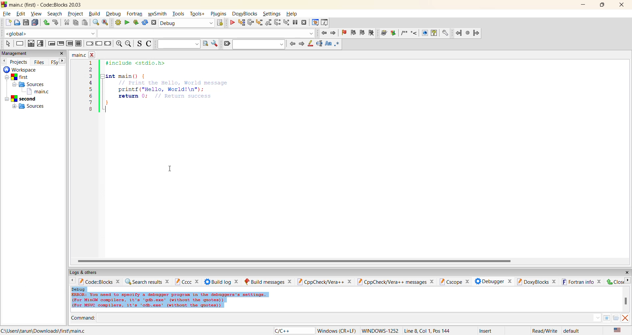 This screenshot has width=632, height=335. What do you see at coordinates (95, 23) in the screenshot?
I see `find` at bounding box center [95, 23].